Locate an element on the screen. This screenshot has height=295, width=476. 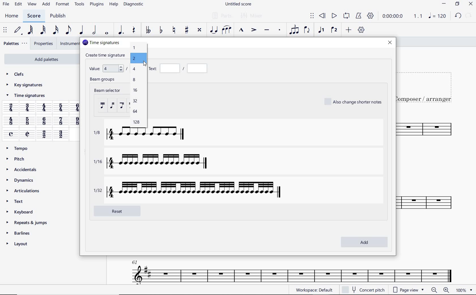
DYNAMICS is located at coordinates (21, 180).